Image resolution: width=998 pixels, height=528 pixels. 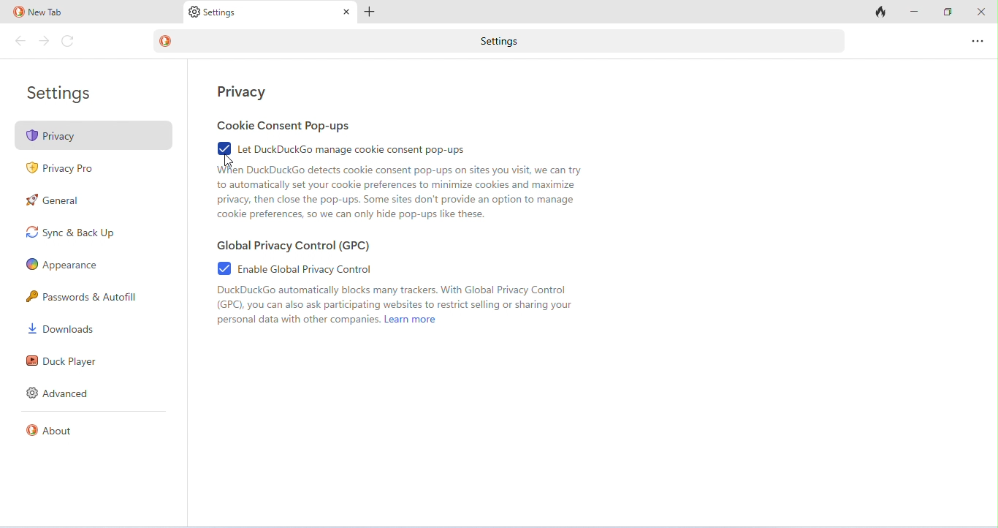 What do you see at coordinates (411, 320) in the screenshot?
I see `Learn more` at bounding box center [411, 320].